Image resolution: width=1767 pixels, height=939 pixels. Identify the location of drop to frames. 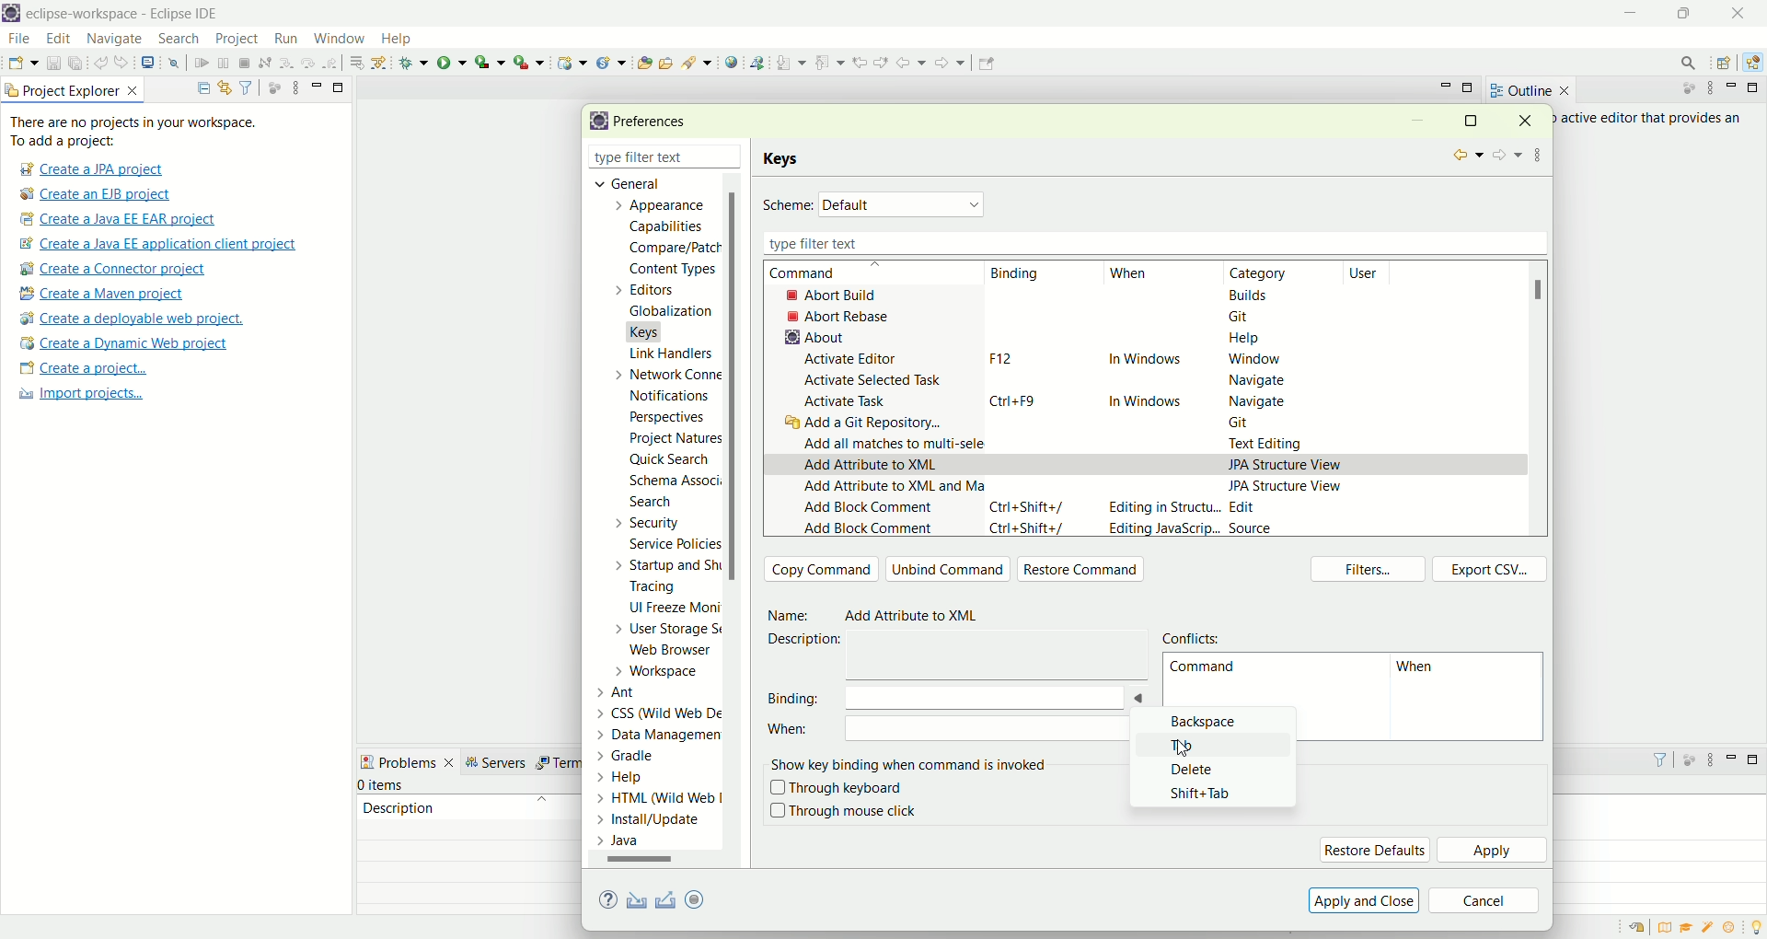
(358, 63).